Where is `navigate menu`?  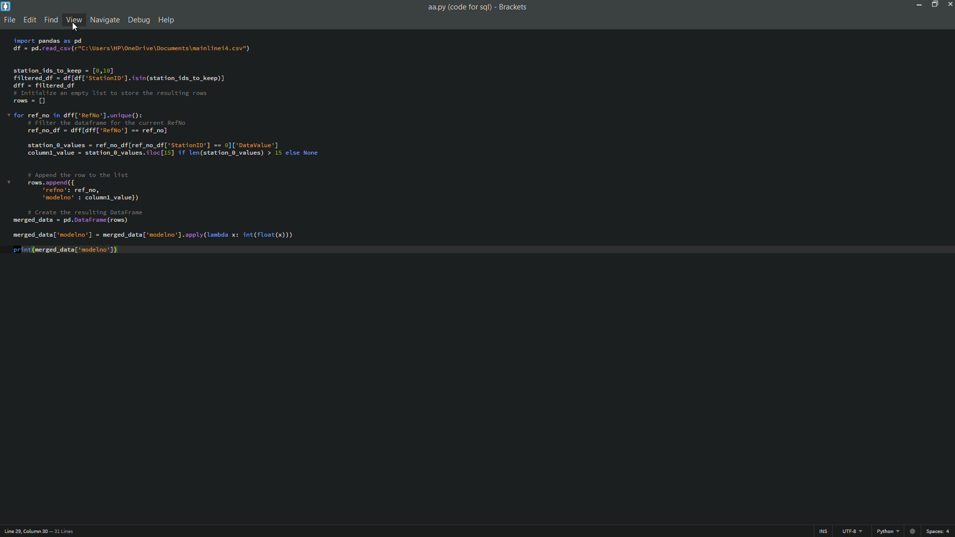 navigate menu is located at coordinates (105, 19).